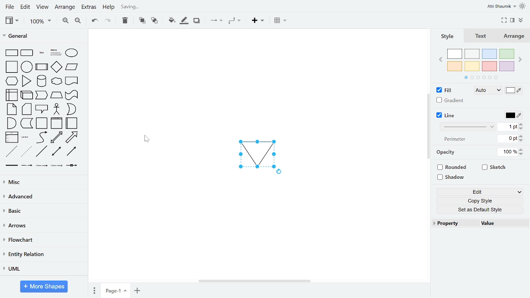 Image resolution: width=530 pixels, height=298 pixels. What do you see at coordinates (254, 281) in the screenshot?
I see `horizontal scrollbar` at bounding box center [254, 281].